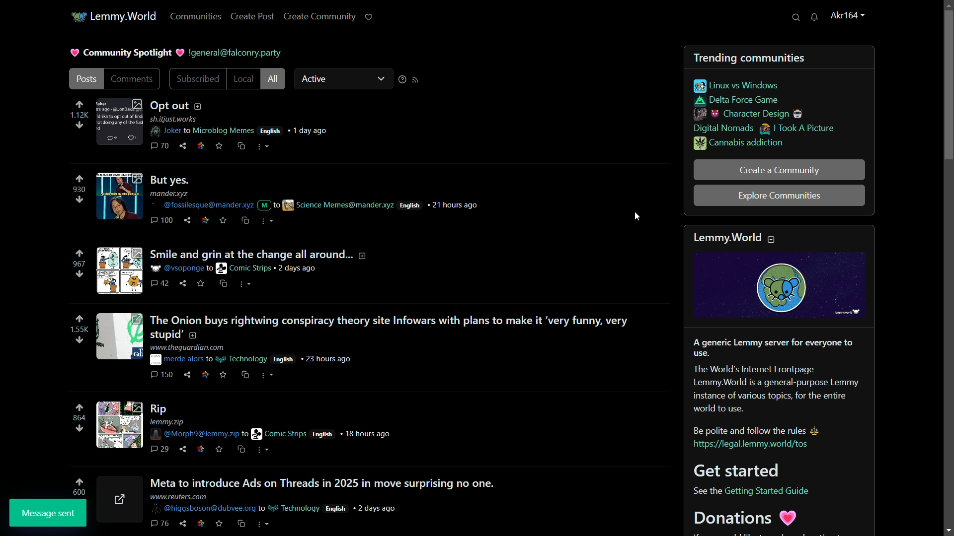 This screenshot has height=536, width=954. I want to click on create post, so click(252, 17).